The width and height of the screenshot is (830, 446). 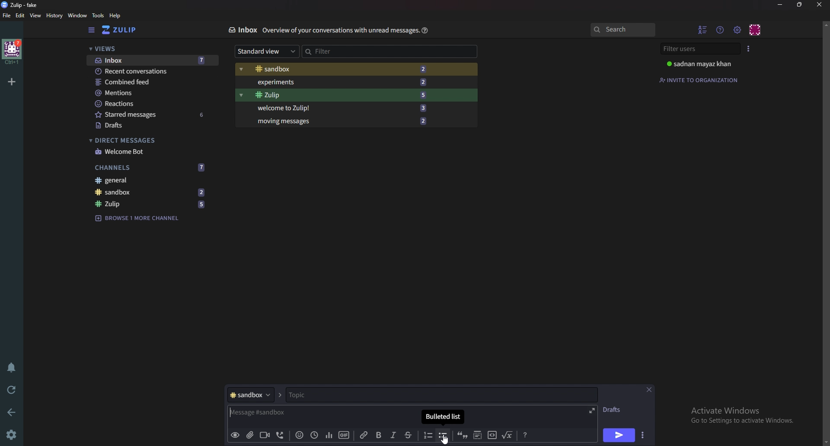 What do you see at coordinates (704, 64) in the screenshot?
I see `User` at bounding box center [704, 64].